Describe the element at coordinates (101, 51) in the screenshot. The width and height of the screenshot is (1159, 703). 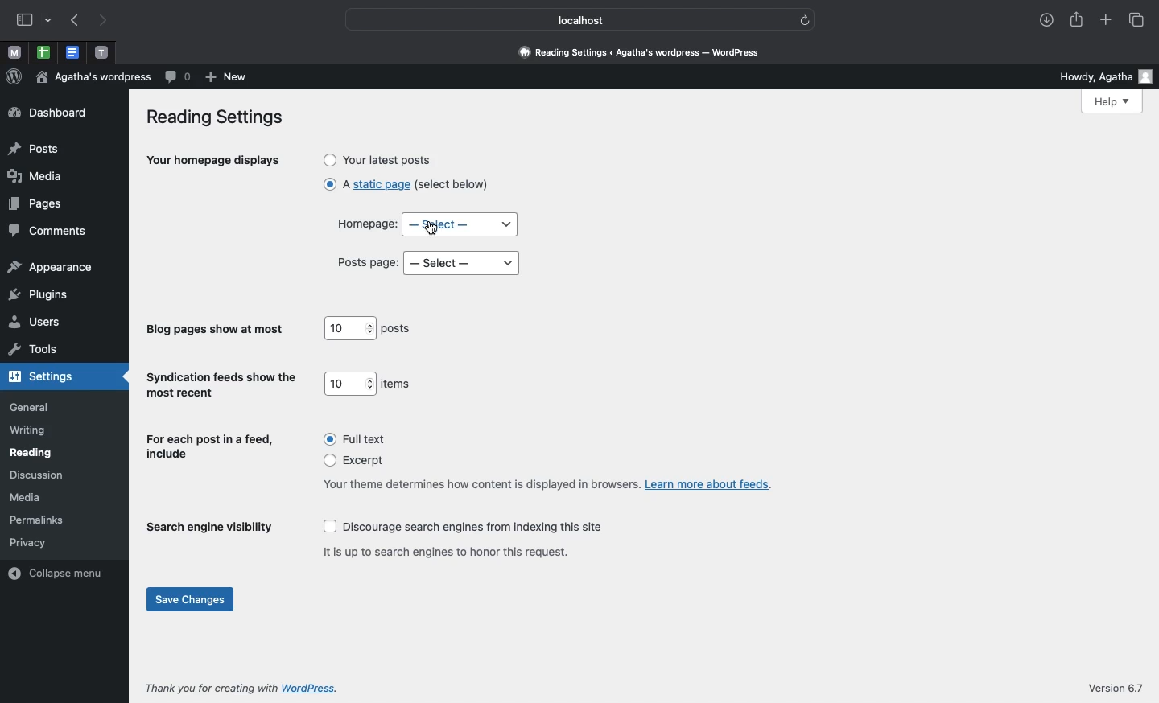
I see `Pinned tabs` at that location.